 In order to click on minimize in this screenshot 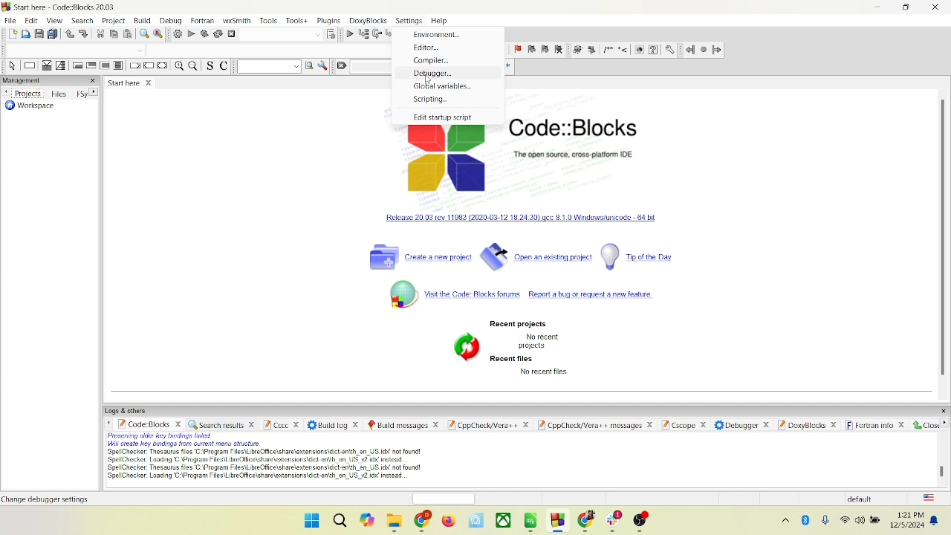, I will do `click(877, 8)`.